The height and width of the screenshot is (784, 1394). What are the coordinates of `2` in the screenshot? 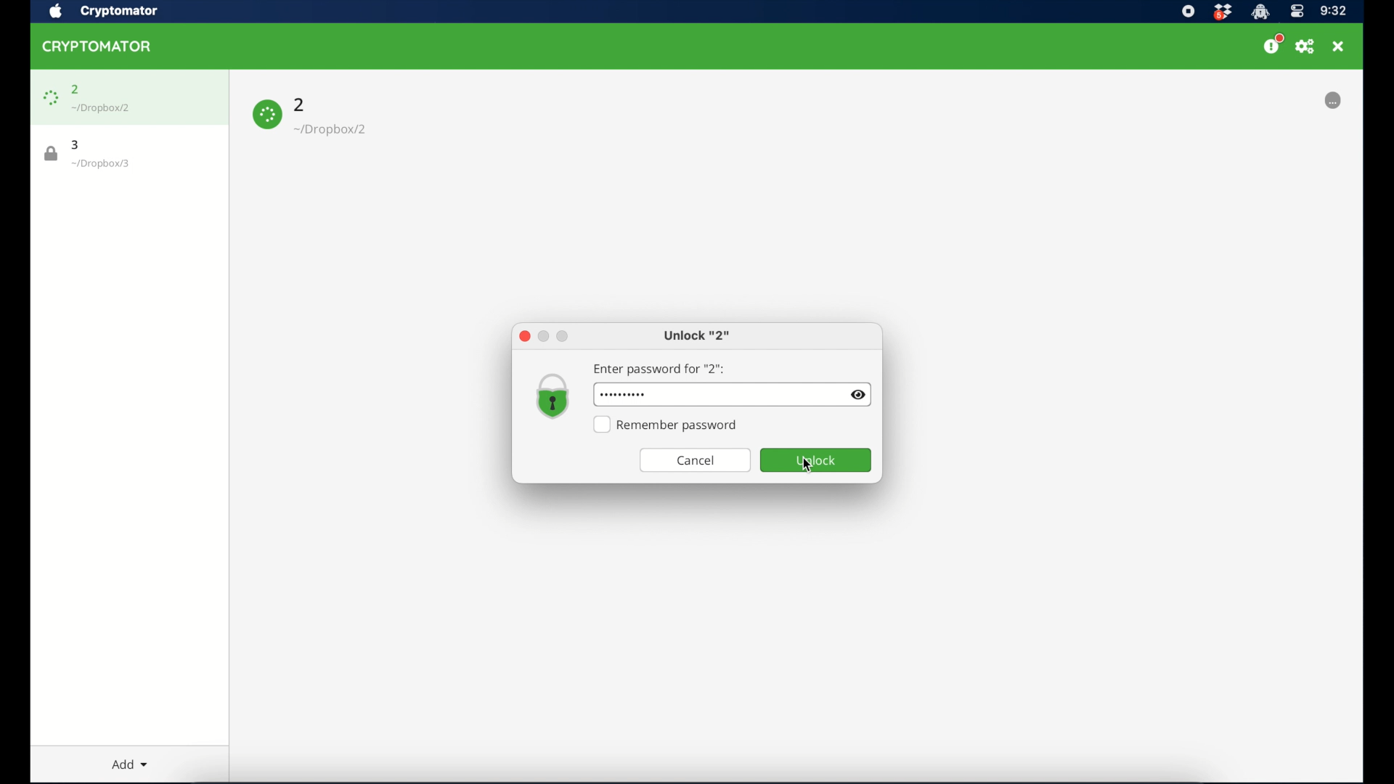 It's located at (301, 105).